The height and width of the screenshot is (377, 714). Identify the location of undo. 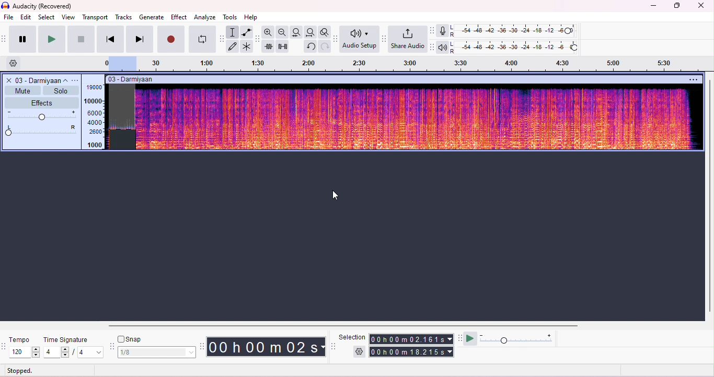
(310, 46).